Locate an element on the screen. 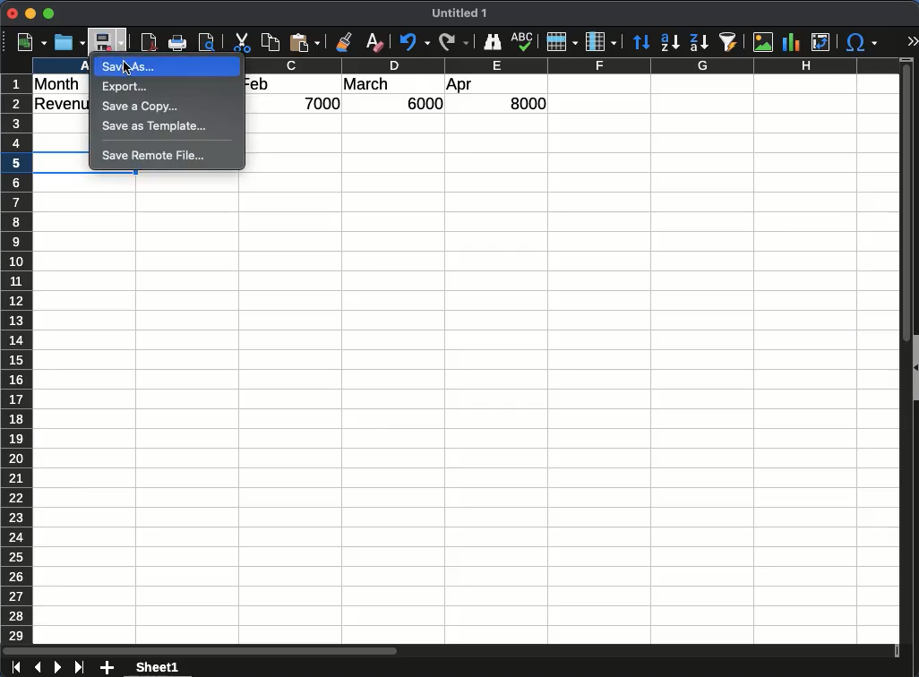 The width and height of the screenshot is (919, 677). pdf reader is located at coordinates (149, 43).